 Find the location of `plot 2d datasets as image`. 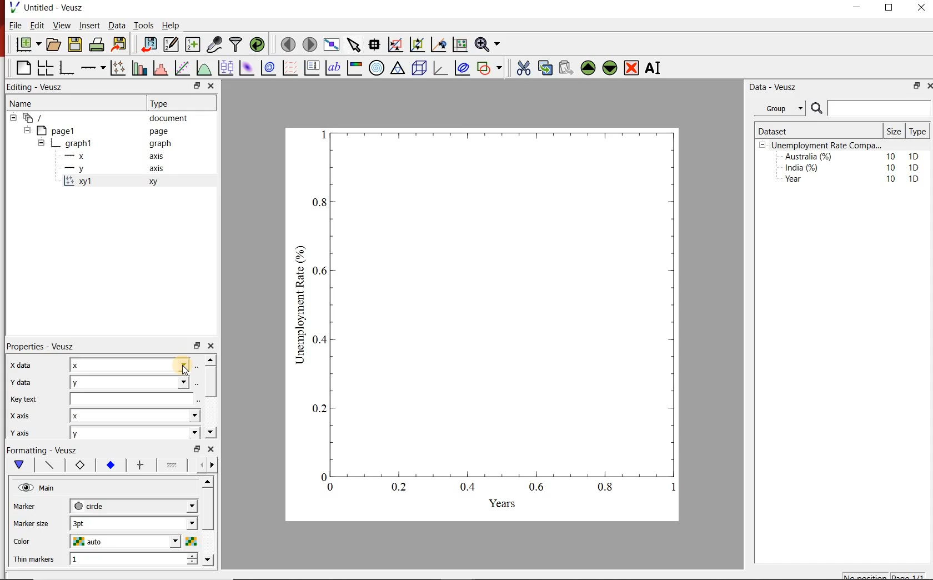

plot 2d datasets as image is located at coordinates (247, 68).